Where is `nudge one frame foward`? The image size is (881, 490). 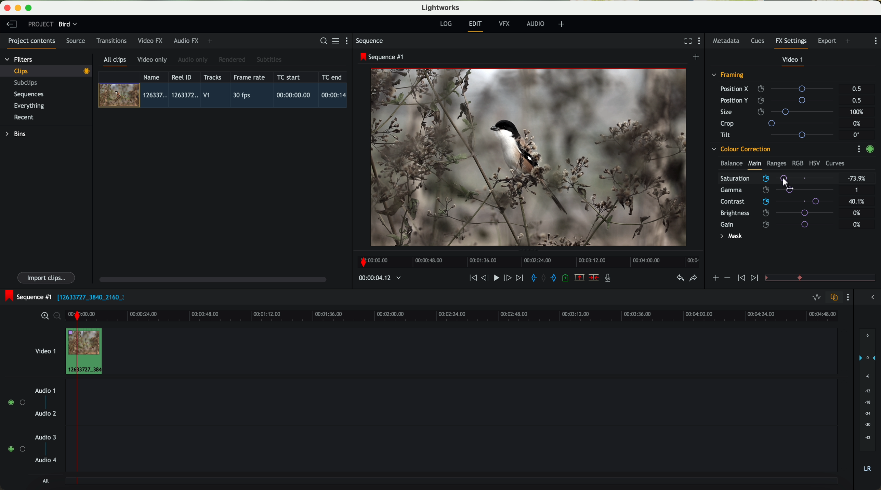
nudge one frame foward is located at coordinates (509, 278).